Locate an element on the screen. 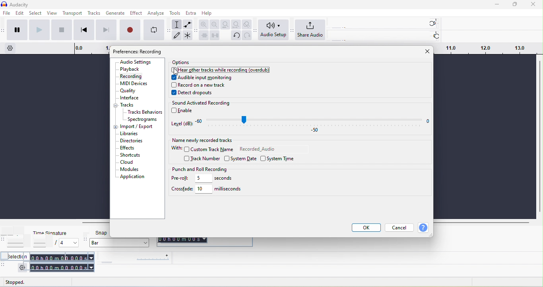 This screenshot has height=287, width=543. 10 miliseconds is located at coordinates (219, 189).